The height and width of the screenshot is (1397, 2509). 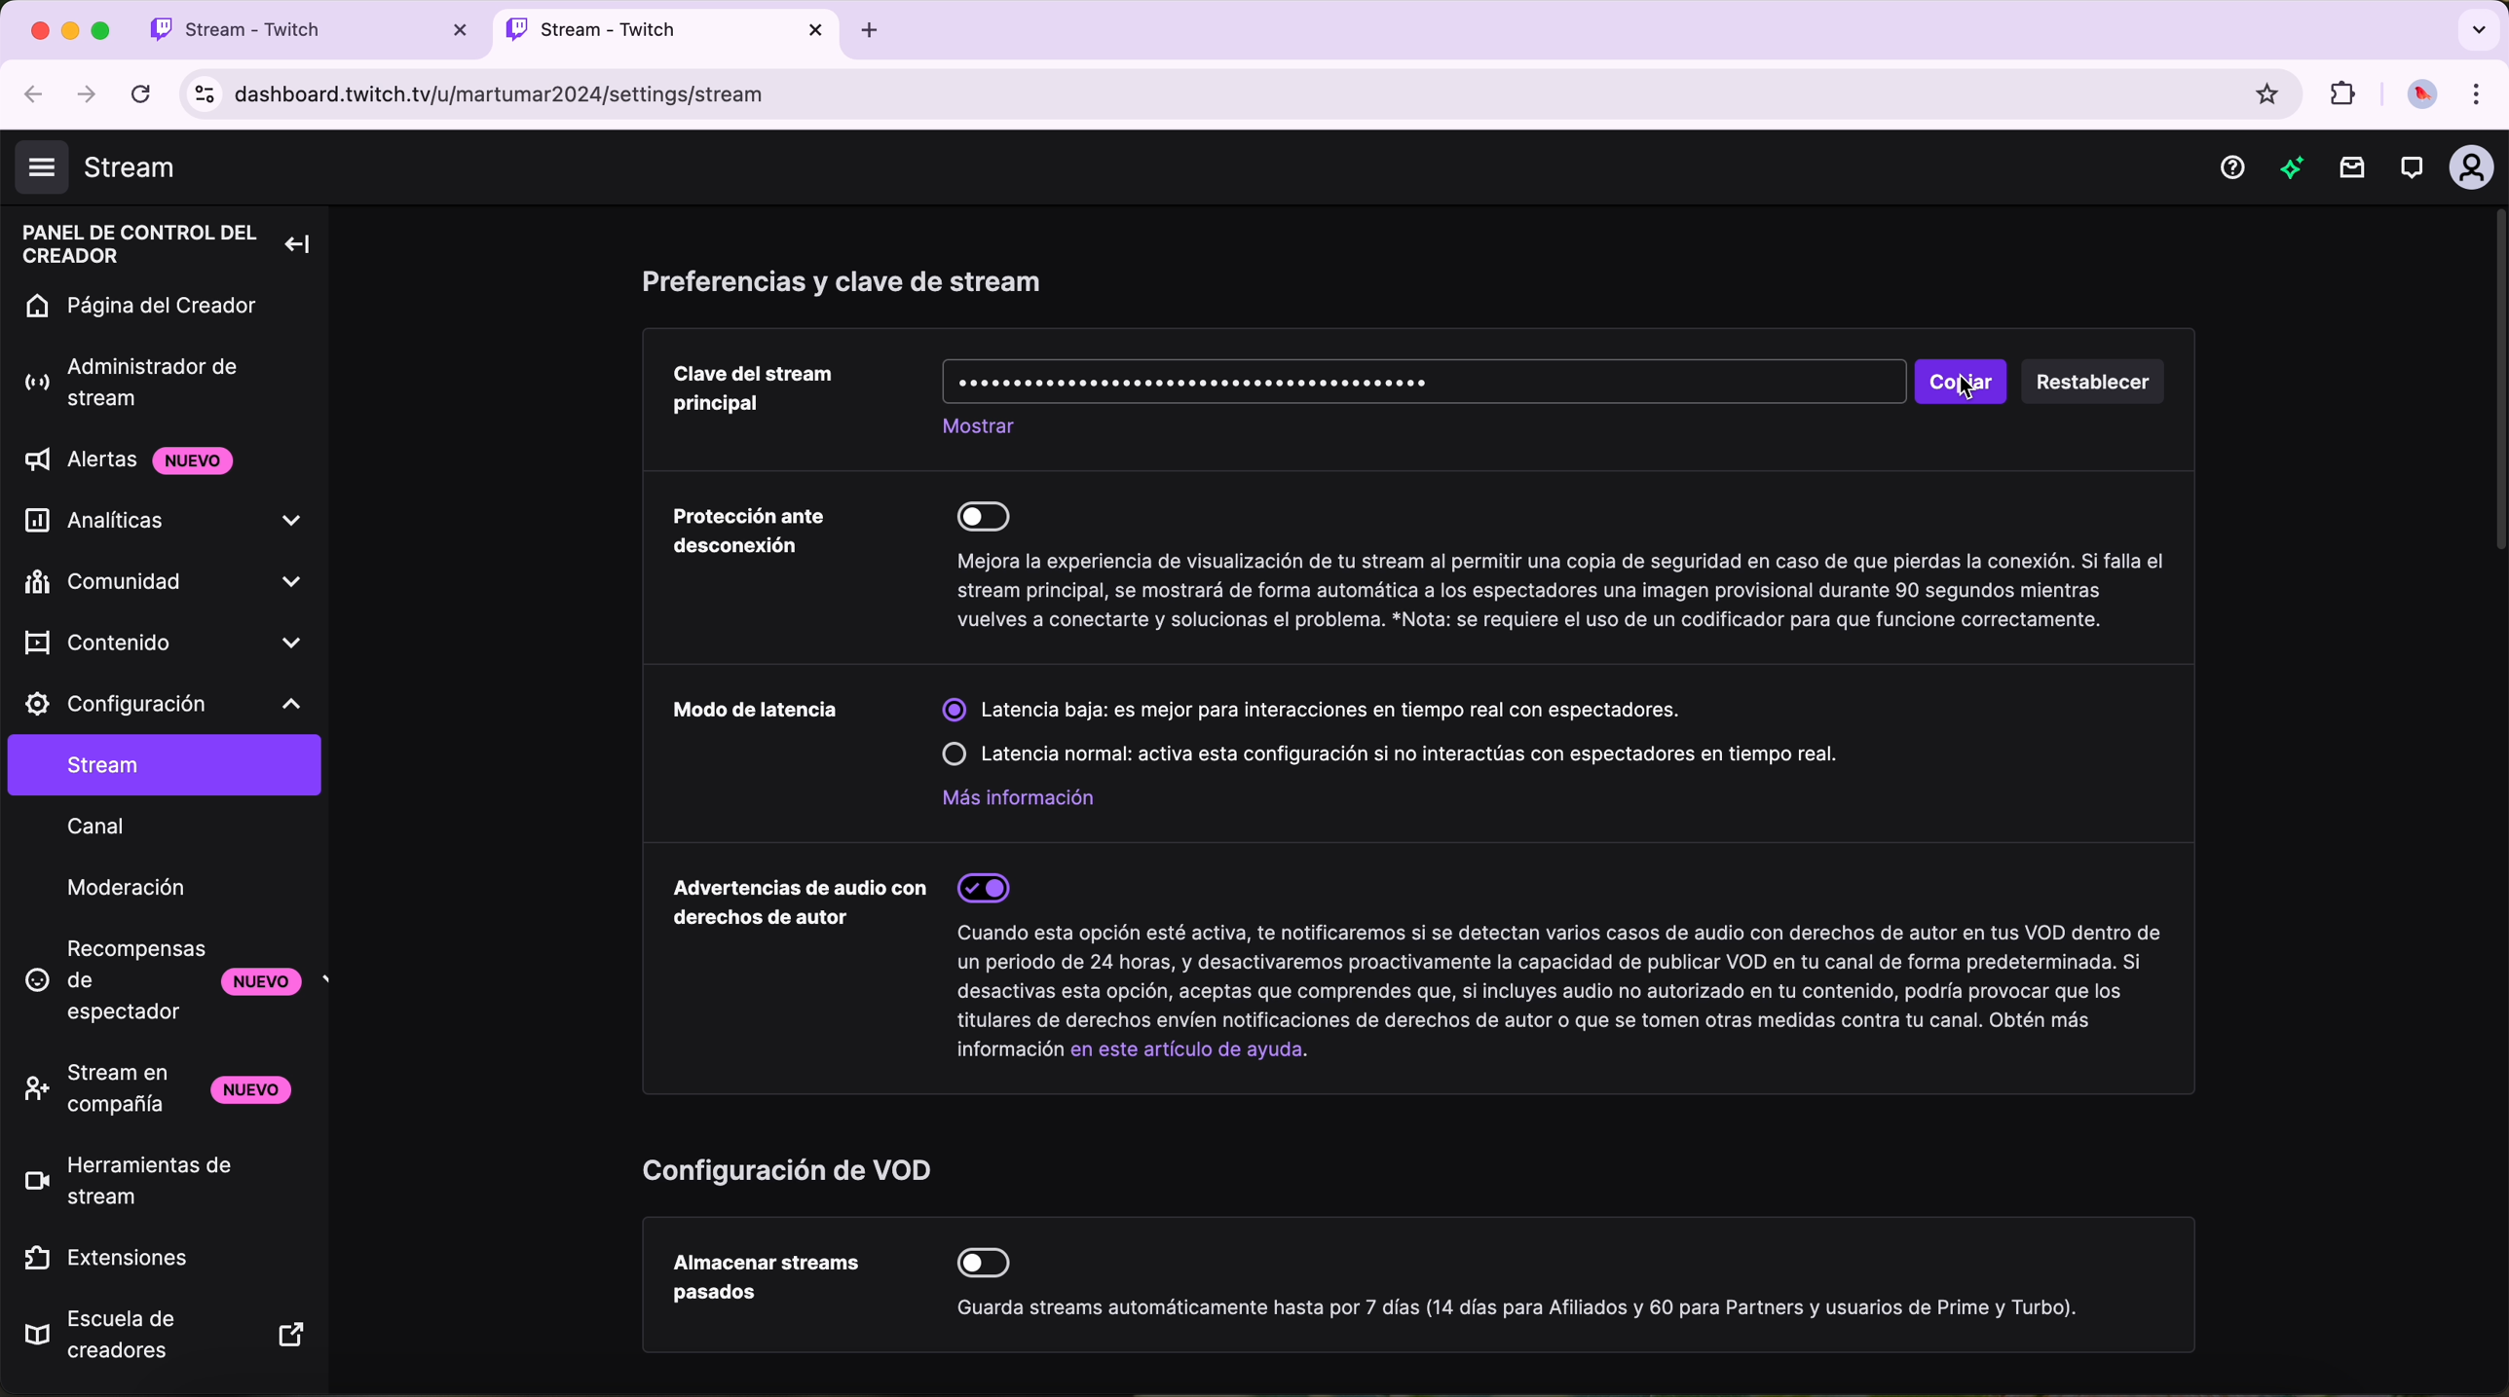 I want to click on latency mode, so click(x=756, y=707).